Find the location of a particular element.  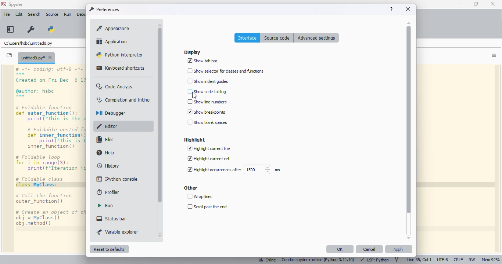

highlight occurrences after 1500 ms is located at coordinates (233, 169).